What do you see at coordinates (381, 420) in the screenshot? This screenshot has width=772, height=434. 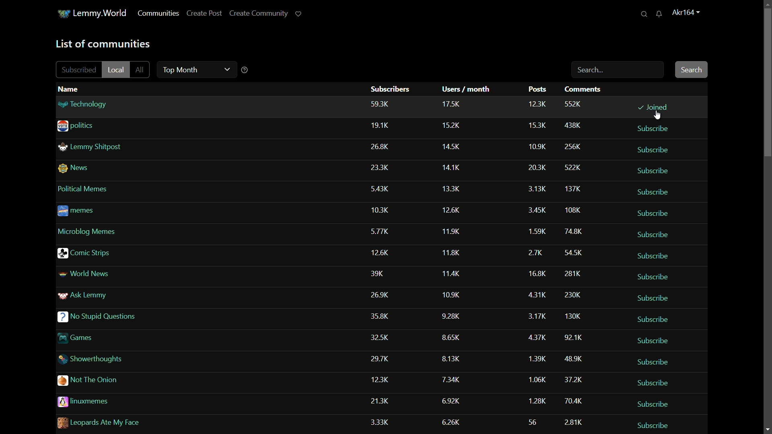 I see `subscribers` at bounding box center [381, 420].